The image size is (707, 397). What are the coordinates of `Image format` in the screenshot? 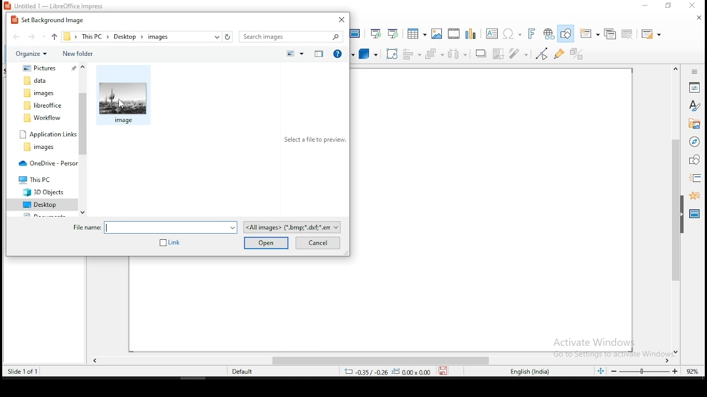 It's located at (293, 227).